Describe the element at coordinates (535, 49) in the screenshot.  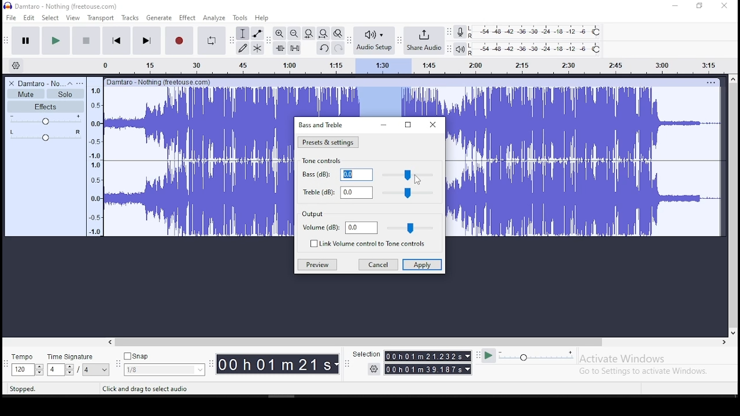
I see `playback level` at that location.